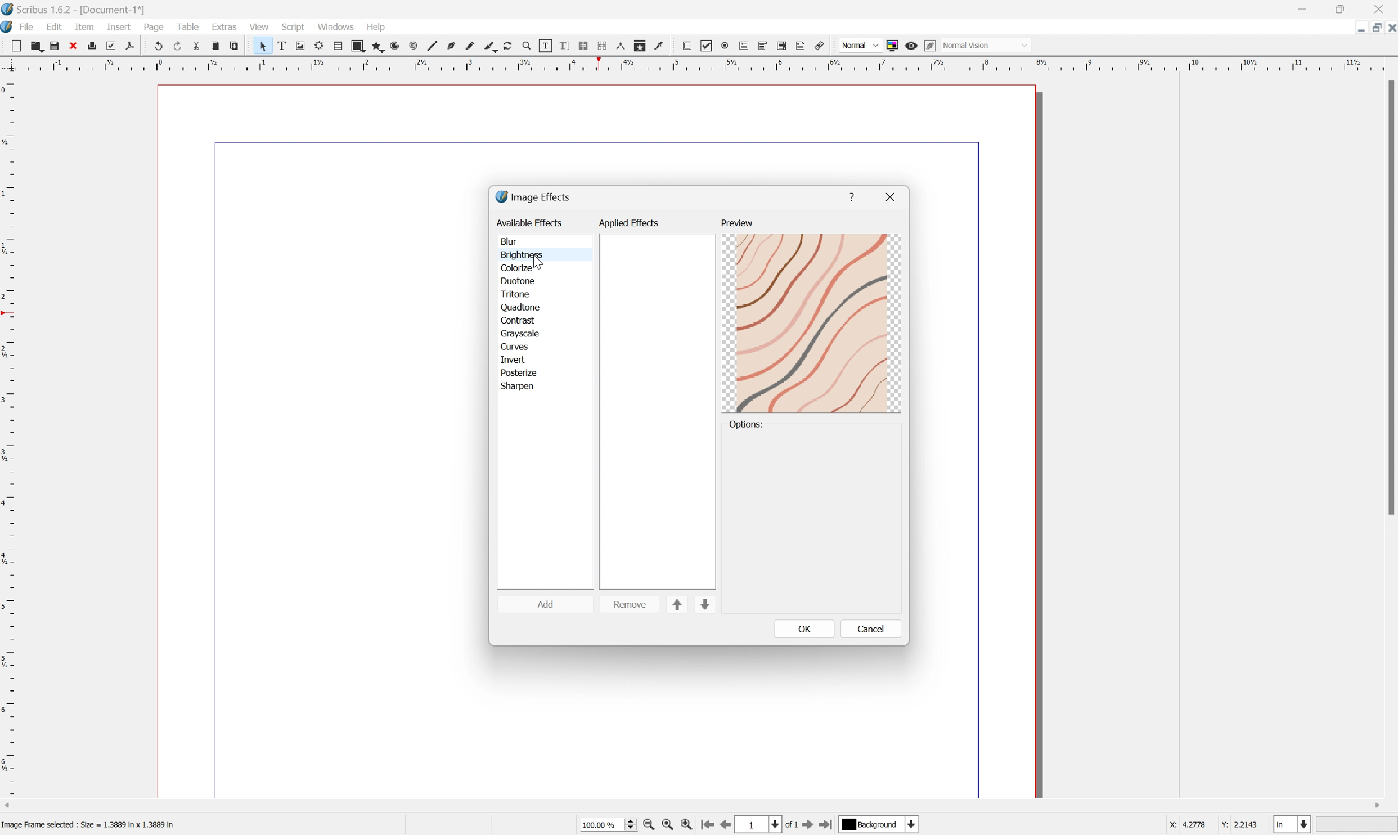 The image size is (1398, 835). Describe the element at coordinates (95, 46) in the screenshot. I see `Print` at that location.